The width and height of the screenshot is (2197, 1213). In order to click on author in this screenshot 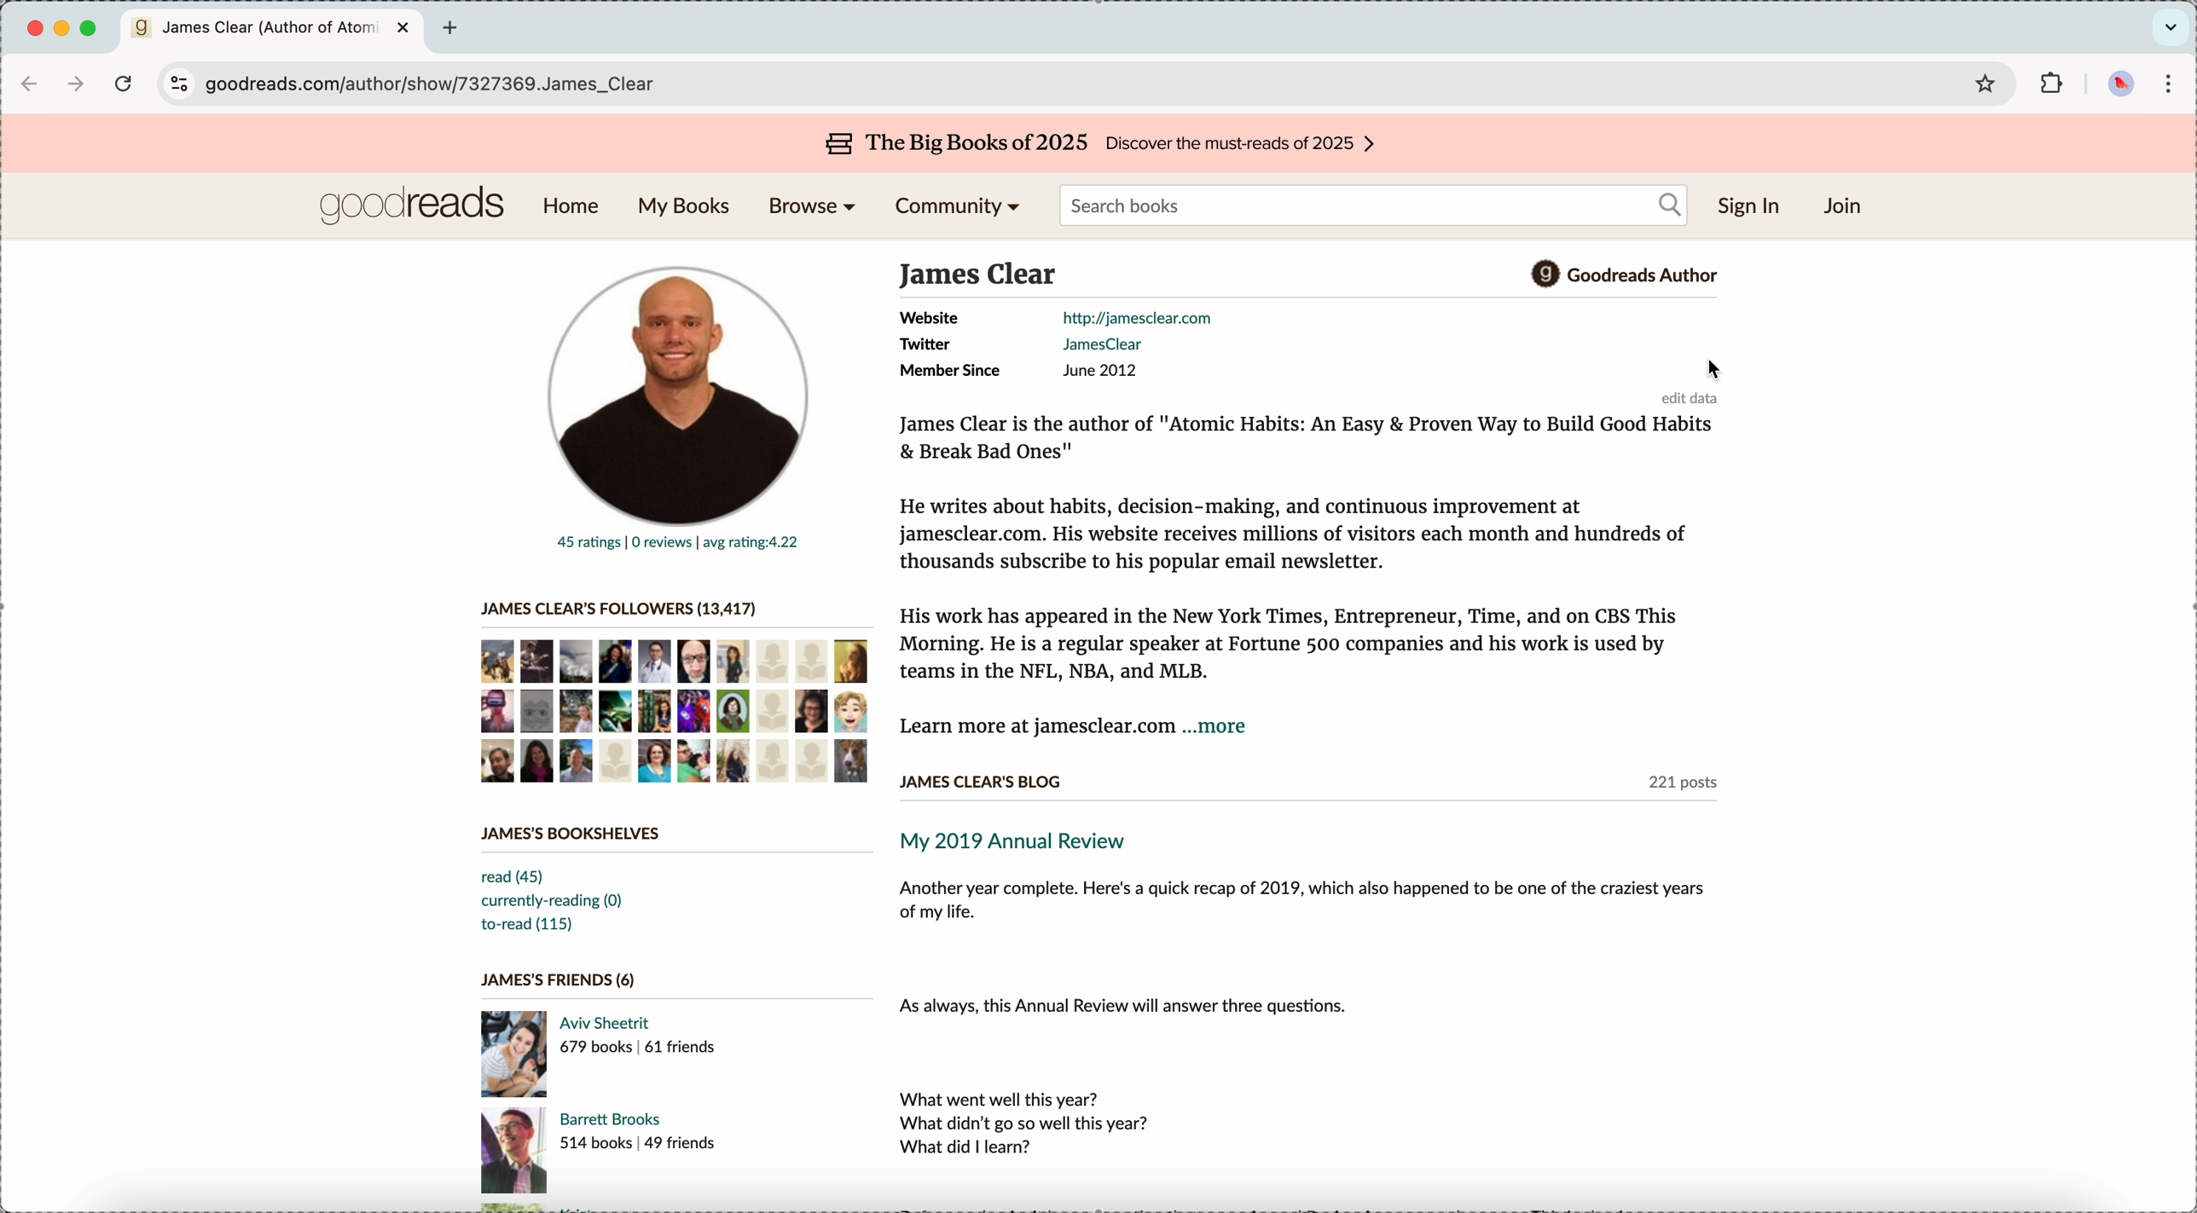, I will do `click(980, 274)`.